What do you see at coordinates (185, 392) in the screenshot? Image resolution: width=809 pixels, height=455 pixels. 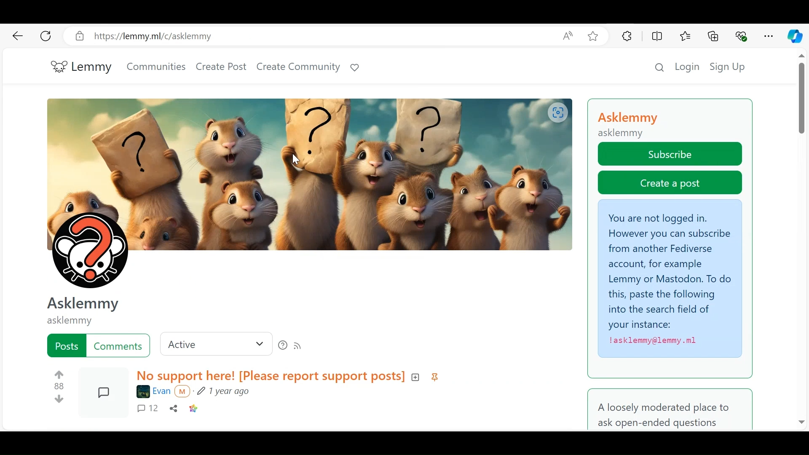 I see `` at bounding box center [185, 392].